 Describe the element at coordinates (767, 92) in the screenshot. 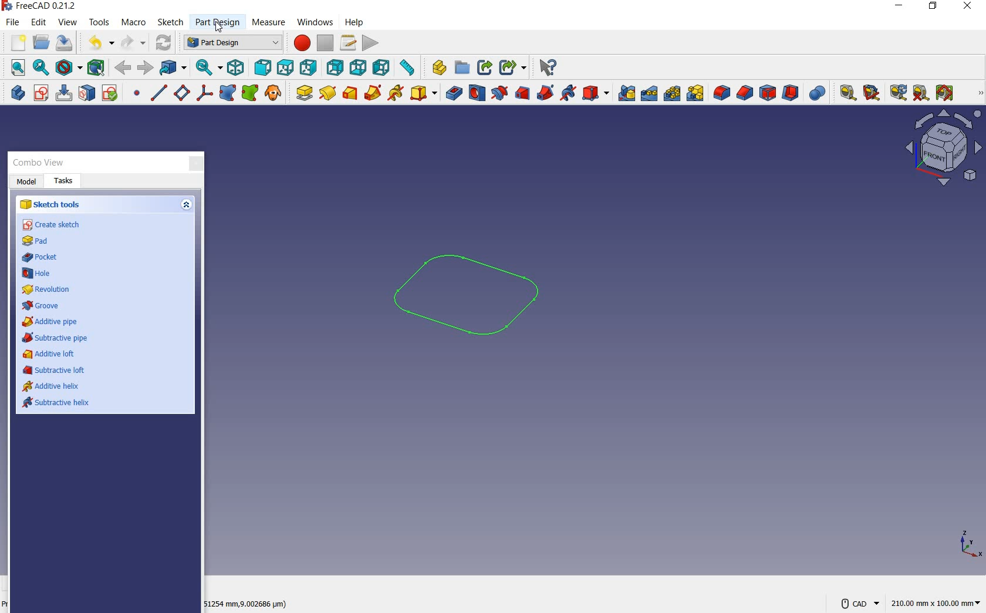

I see `draft` at that location.